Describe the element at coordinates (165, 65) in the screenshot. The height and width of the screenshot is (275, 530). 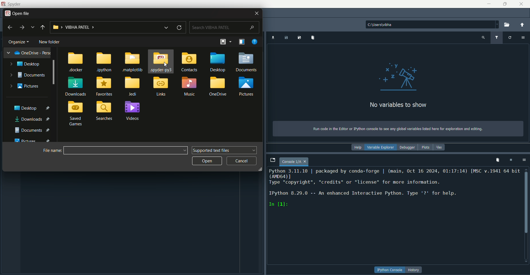
I see `Cursor` at that location.